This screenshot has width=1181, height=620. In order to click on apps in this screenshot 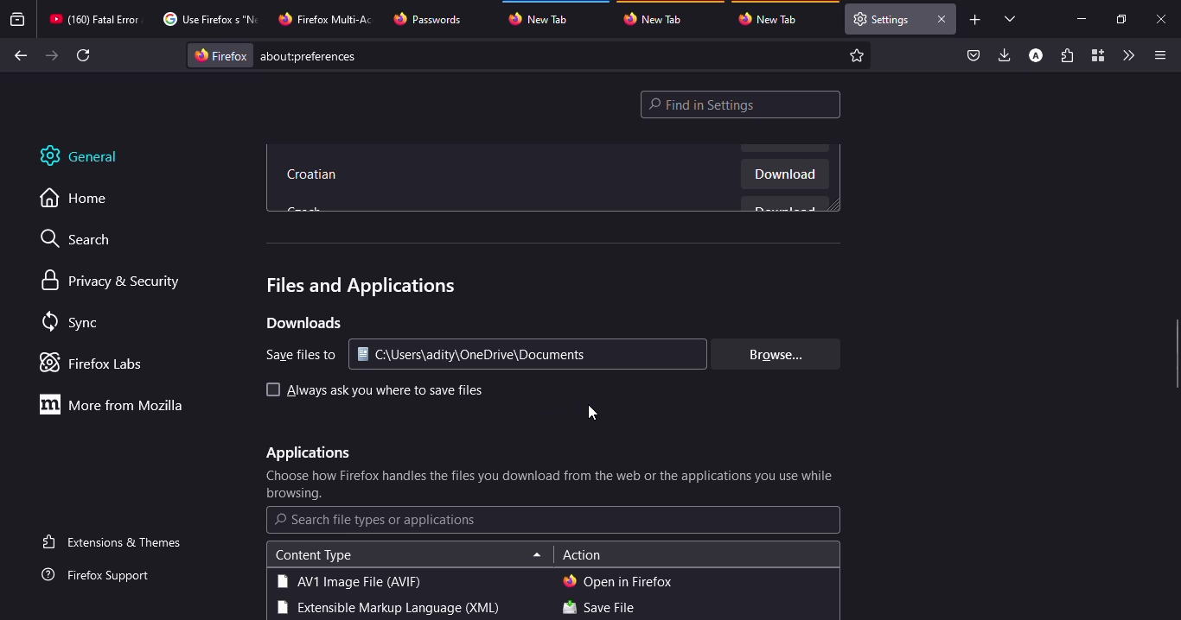, I will do `click(306, 453)`.